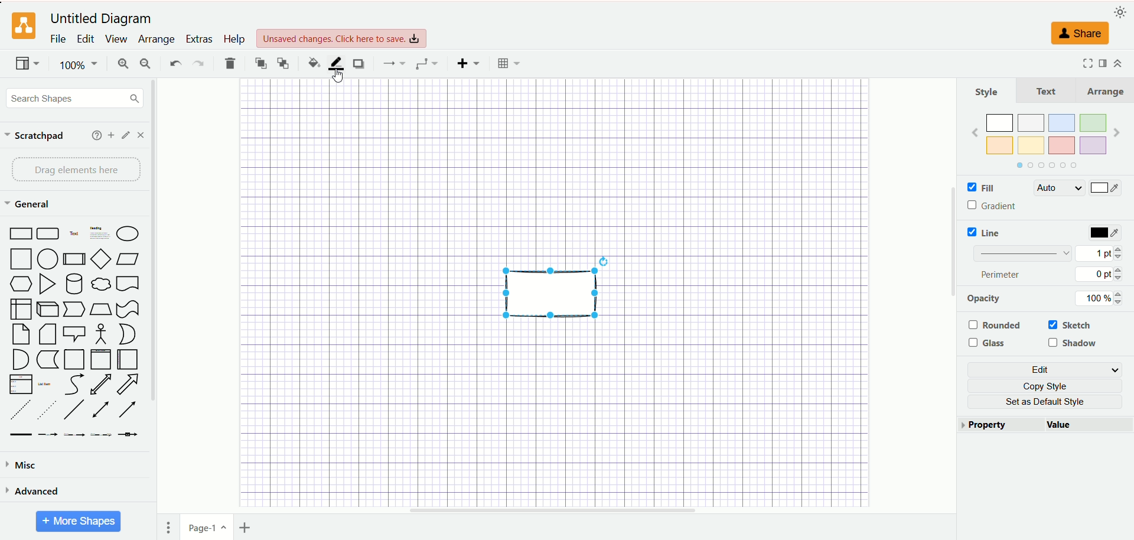 The height and width of the screenshot is (540, 1134). What do you see at coordinates (260, 63) in the screenshot?
I see `to front` at bounding box center [260, 63].